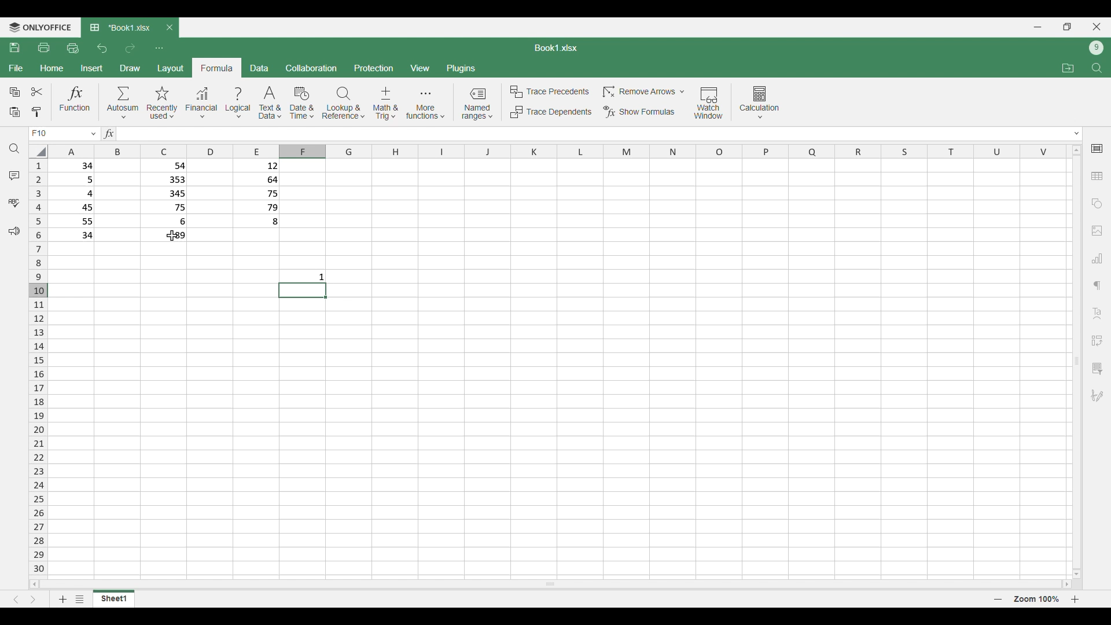  Describe the element at coordinates (1097, 396) in the screenshot. I see `Add digital signature or signature line` at that location.